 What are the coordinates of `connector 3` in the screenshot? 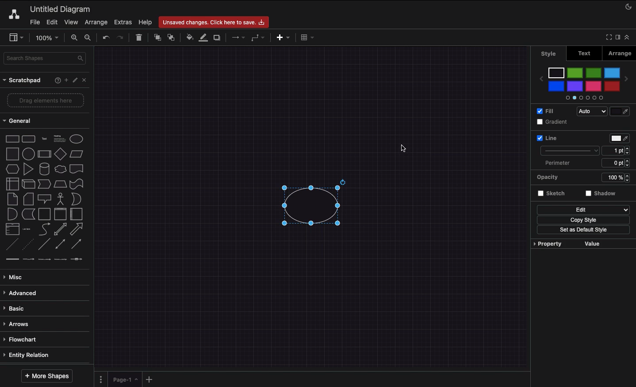 It's located at (43, 259).